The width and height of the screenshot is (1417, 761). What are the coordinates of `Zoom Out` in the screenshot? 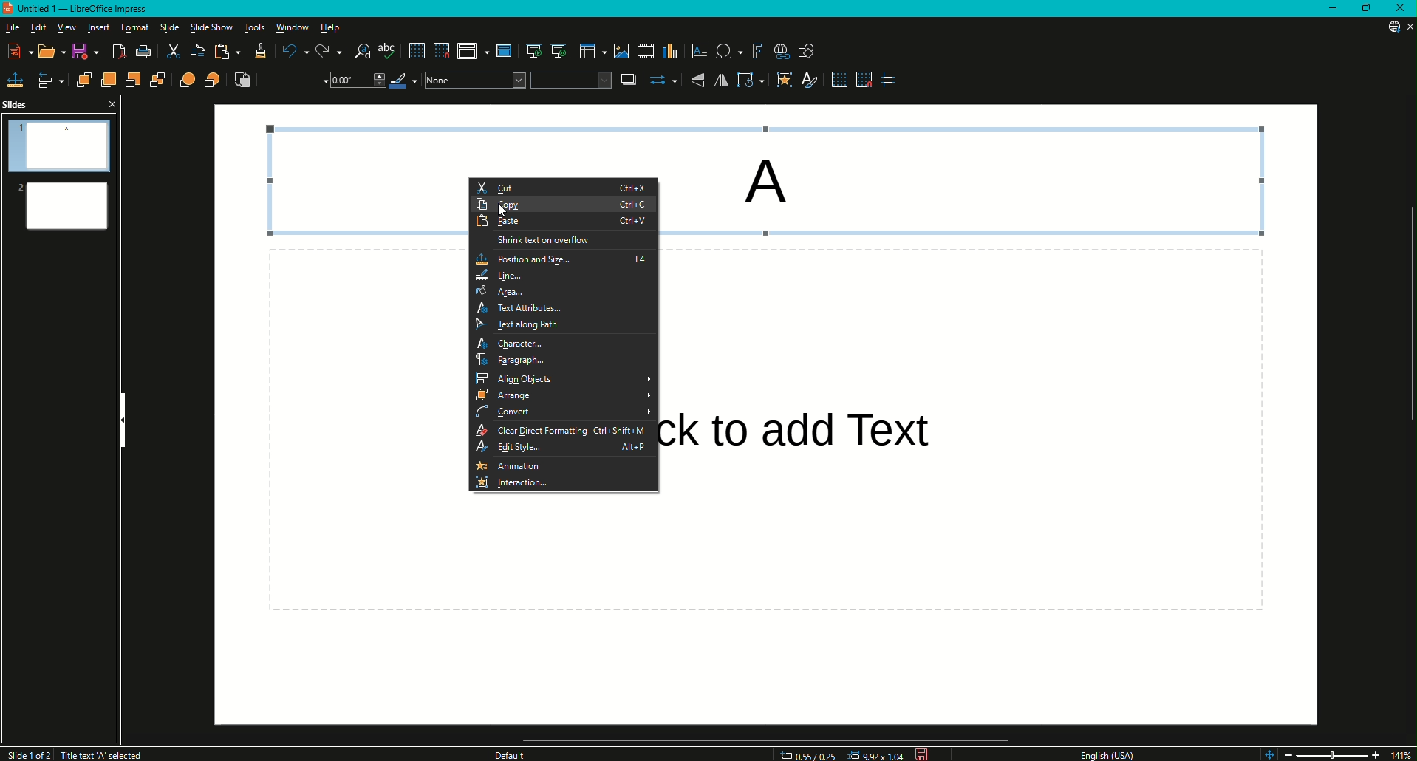 It's located at (1294, 752).